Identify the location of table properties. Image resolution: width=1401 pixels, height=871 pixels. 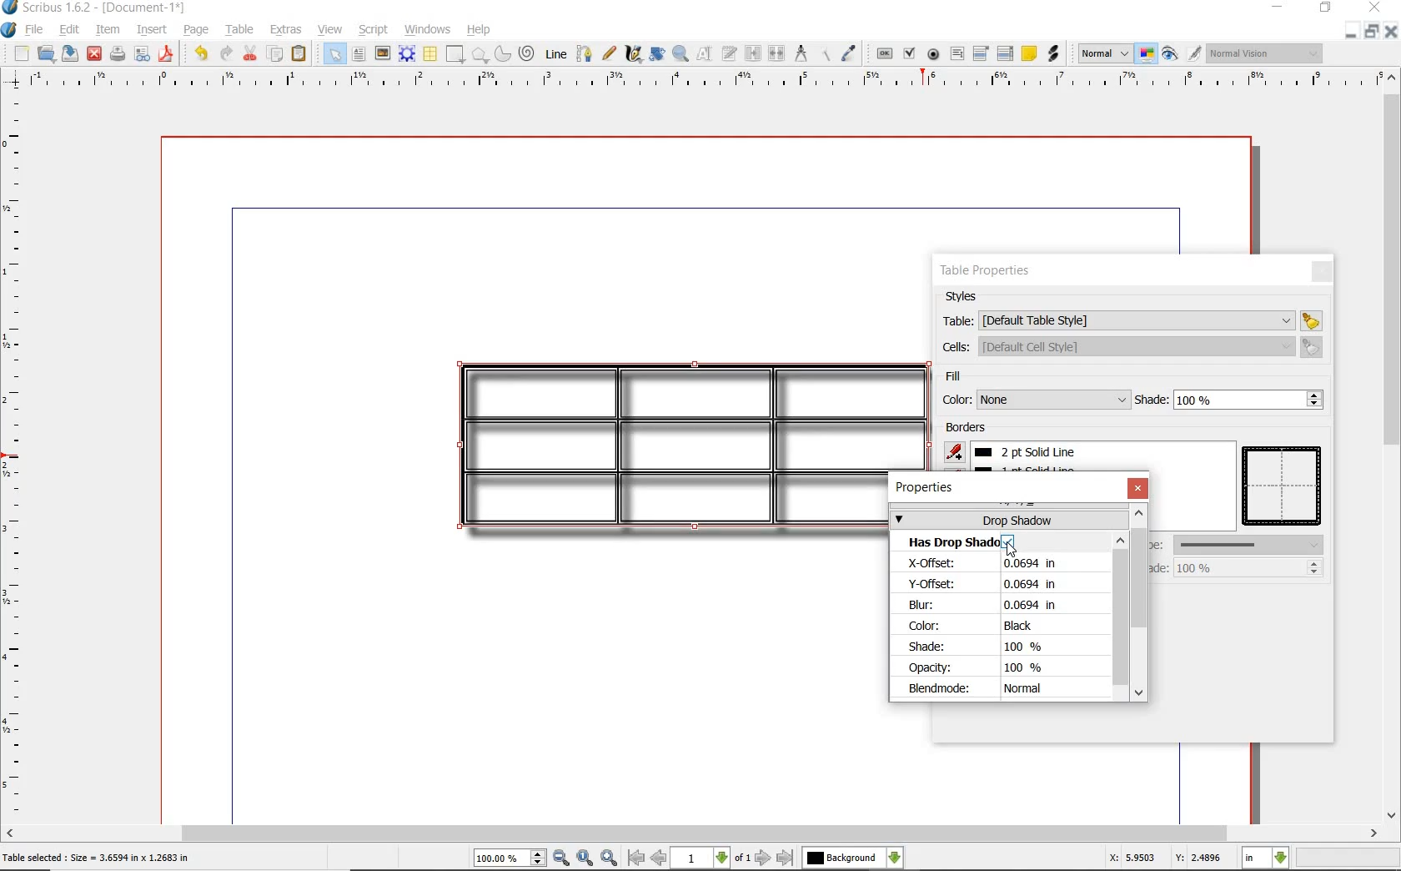
(987, 273).